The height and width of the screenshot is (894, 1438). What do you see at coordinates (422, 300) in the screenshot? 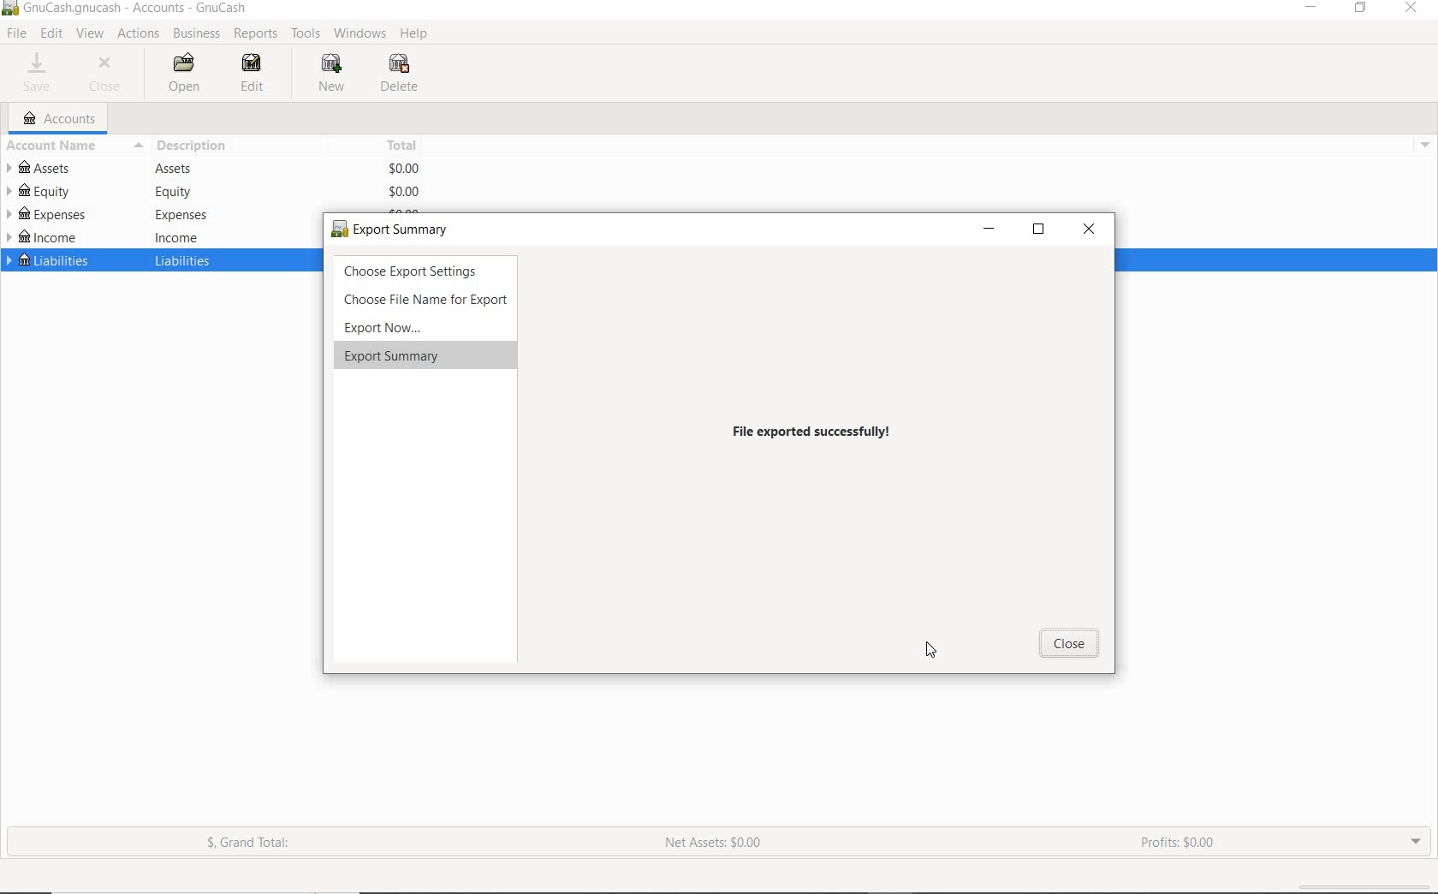
I see `choose File Name for Export` at bounding box center [422, 300].